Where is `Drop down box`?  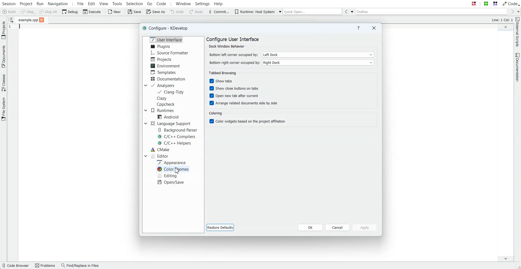 Drop down box is located at coordinates (279, 12).